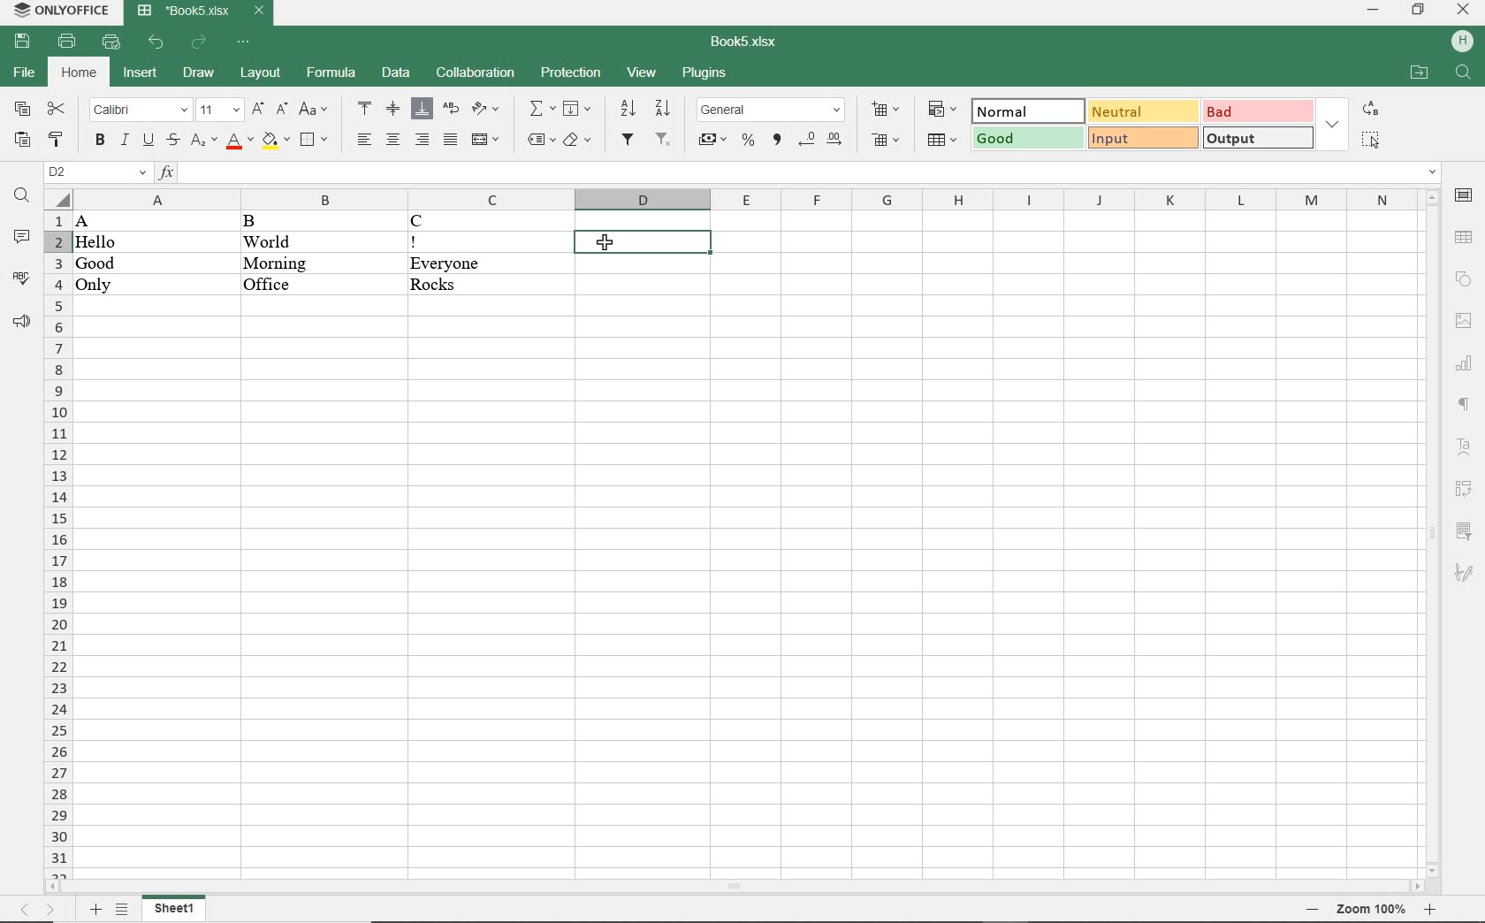  I want to click on ALIGN BOTTOM, so click(422, 111).